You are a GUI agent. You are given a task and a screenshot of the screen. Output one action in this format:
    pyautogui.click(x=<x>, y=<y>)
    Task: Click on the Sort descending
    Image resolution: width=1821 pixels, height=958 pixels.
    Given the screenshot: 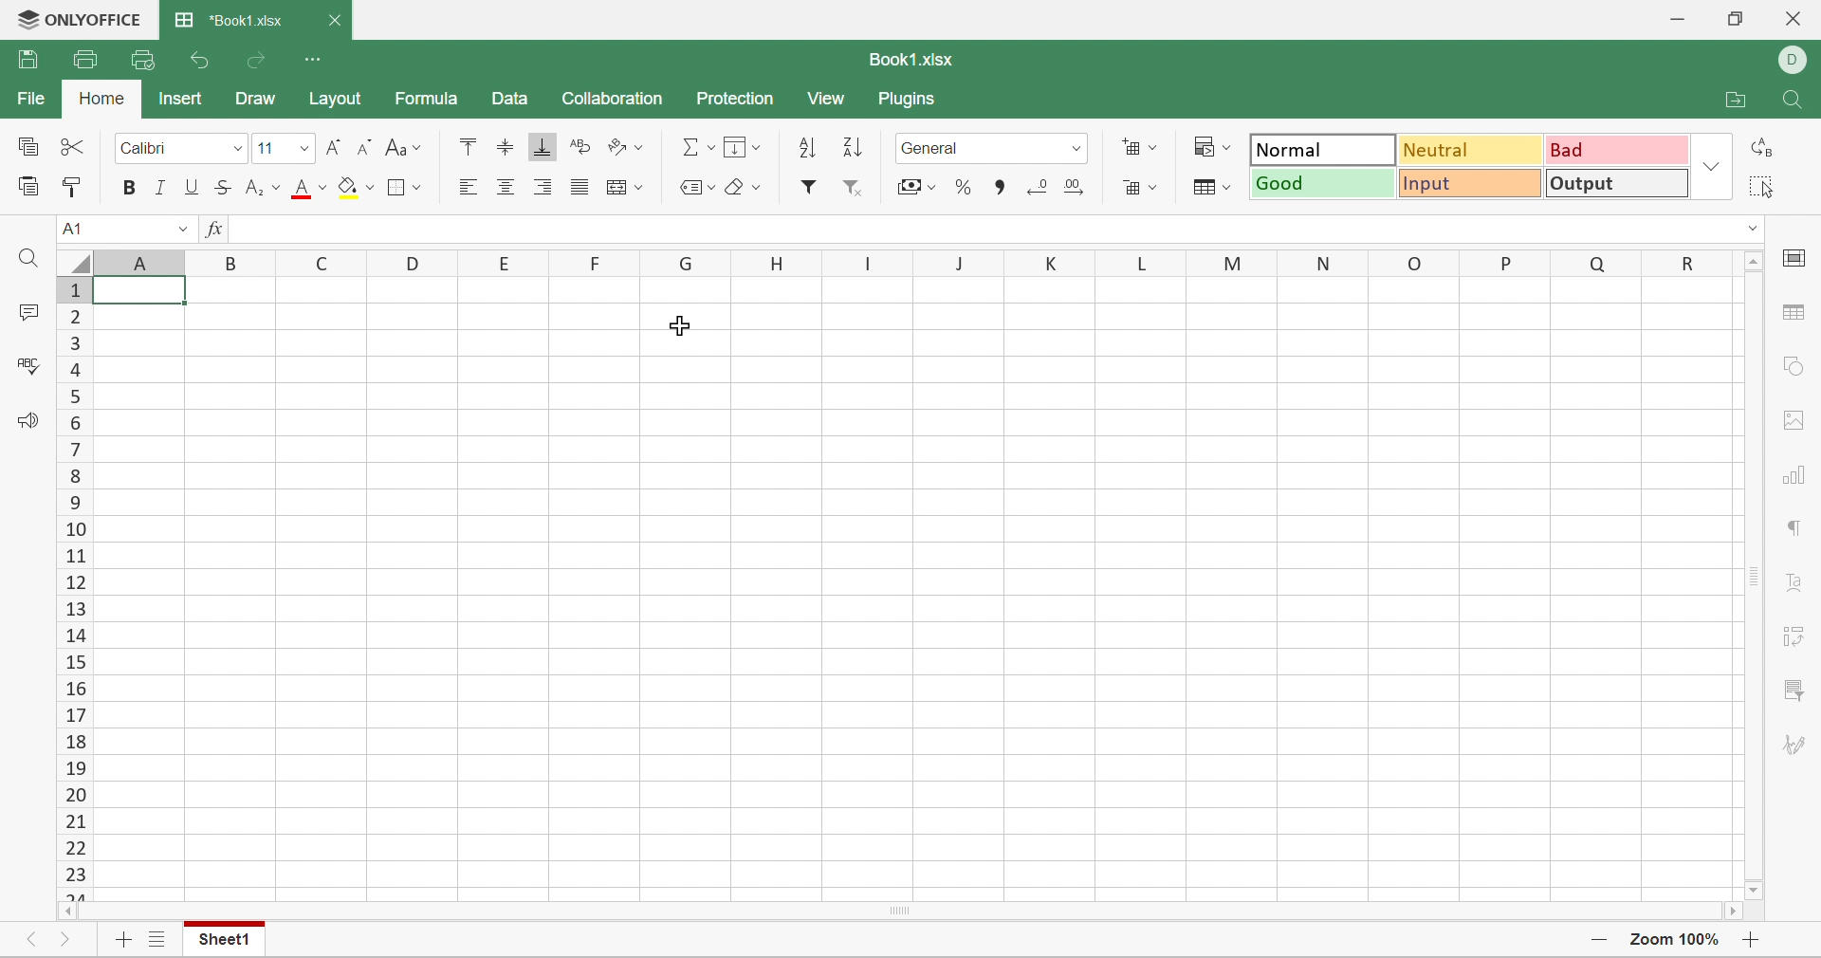 What is the action you would take?
    pyautogui.click(x=850, y=146)
    